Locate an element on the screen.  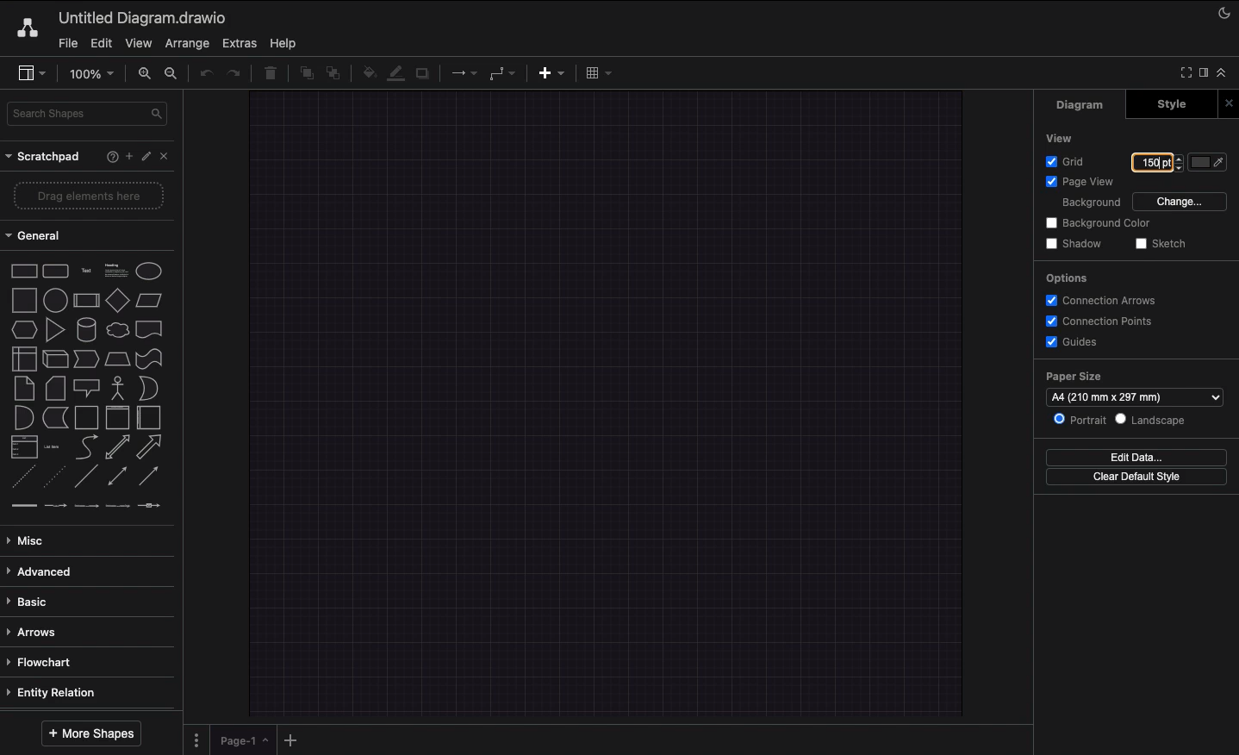
Grid is located at coordinates (1067, 163).